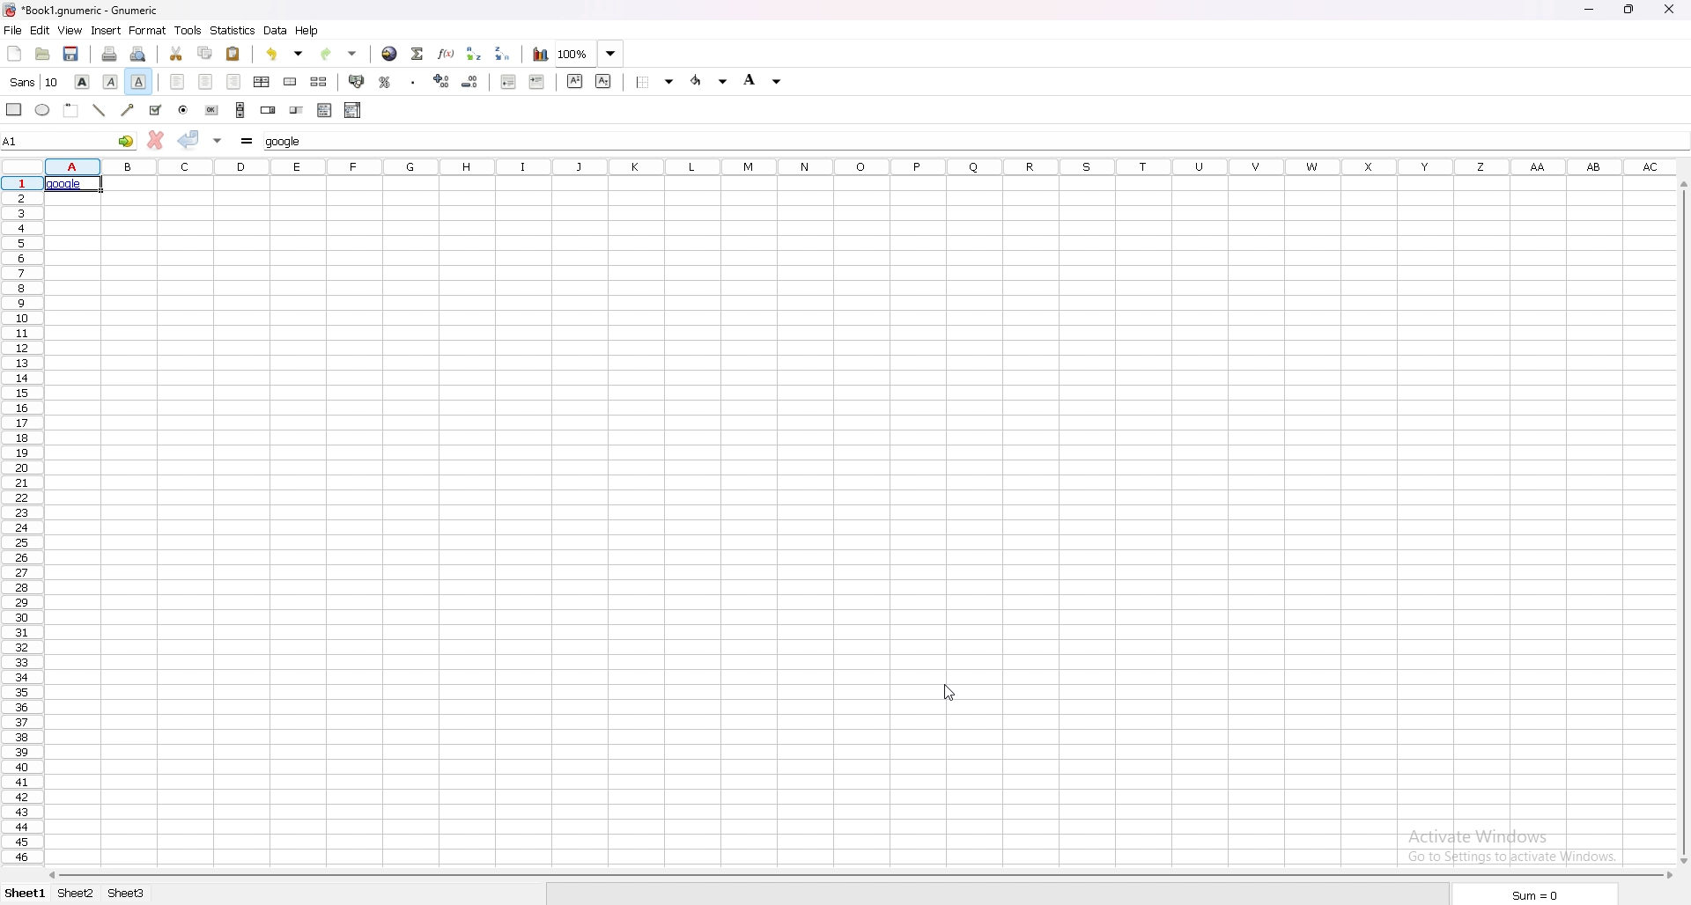  Describe the element at coordinates (576, 81) in the screenshot. I see `superscript` at that location.